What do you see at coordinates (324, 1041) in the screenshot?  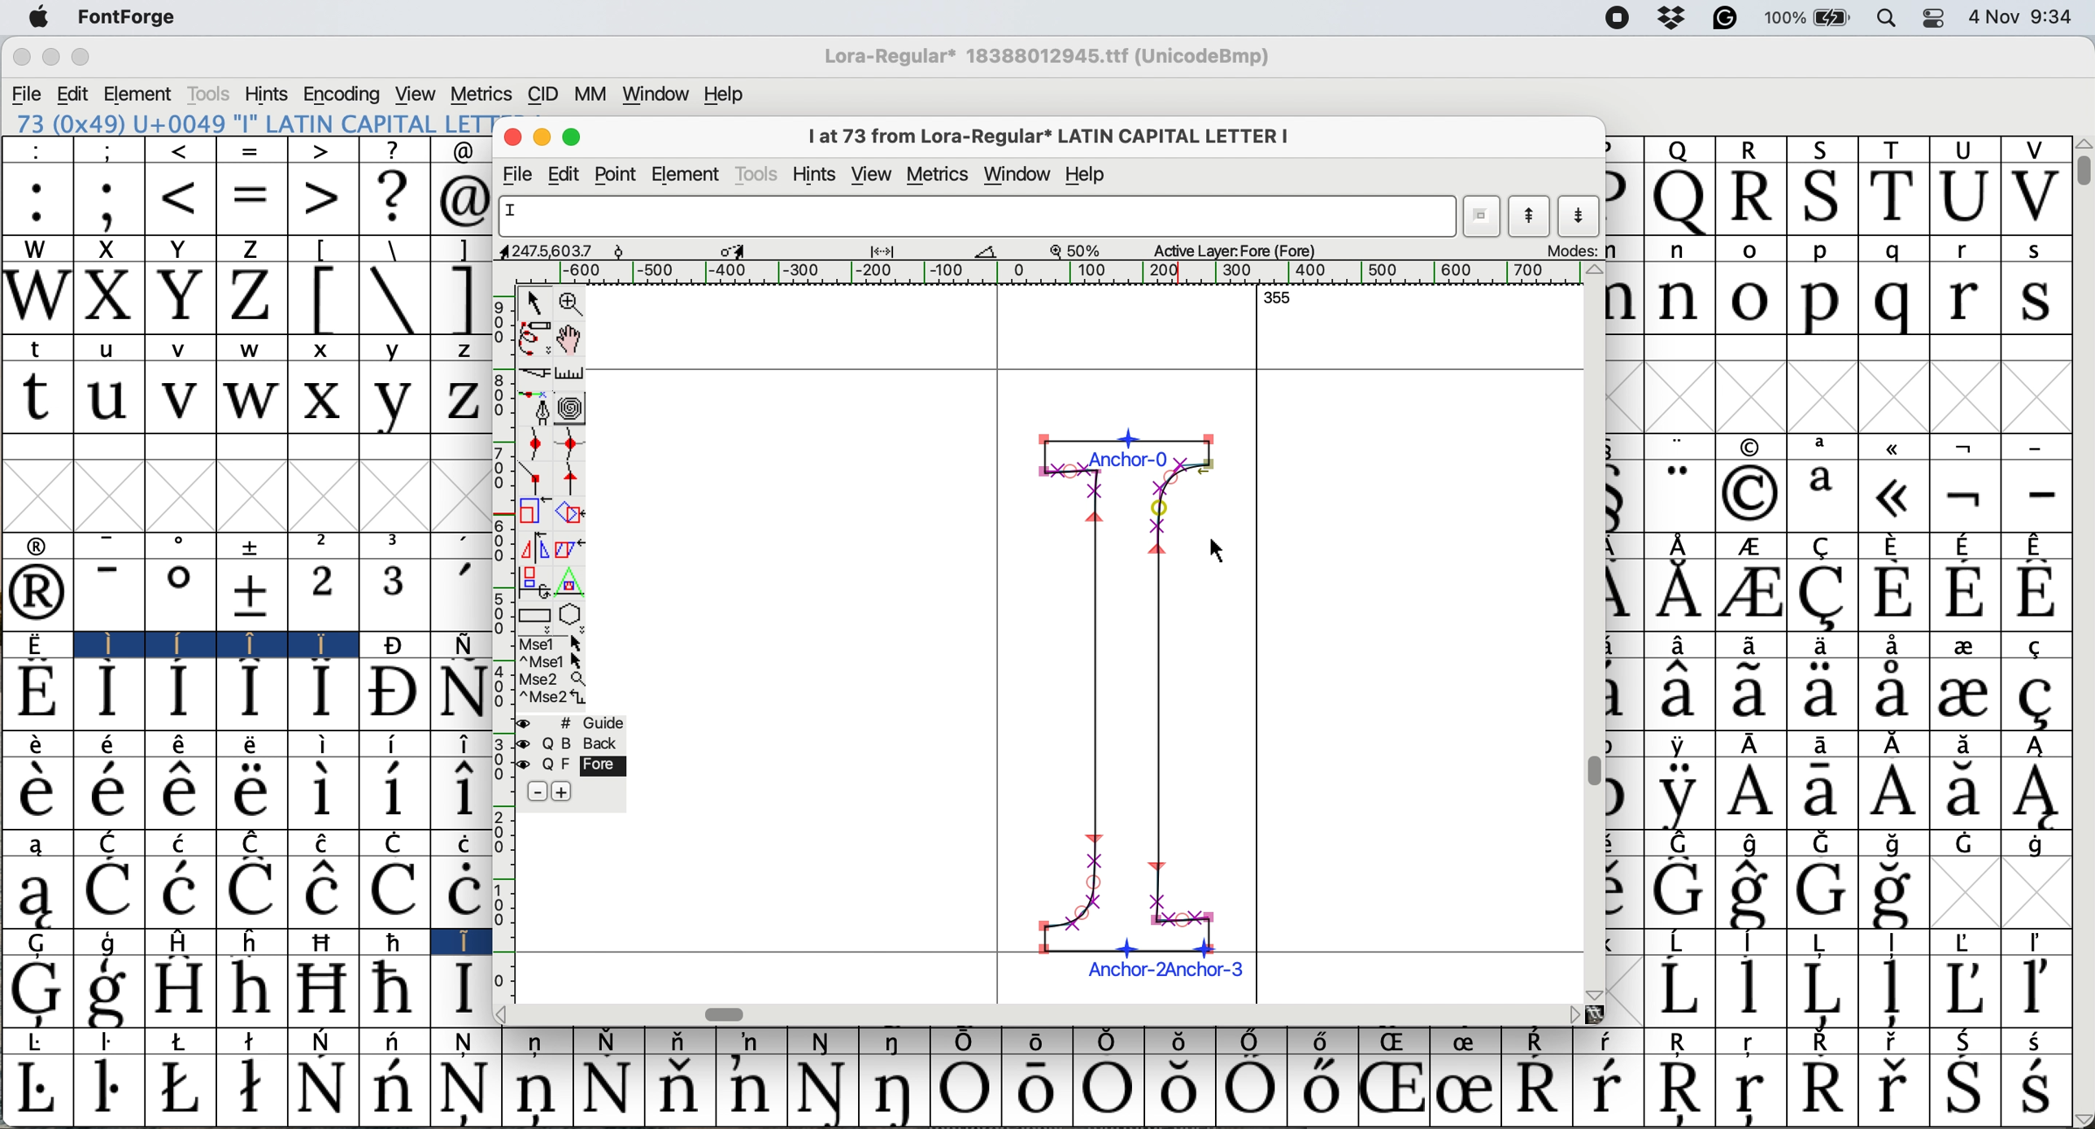 I see `Symbol` at bounding box center [324, 1041].